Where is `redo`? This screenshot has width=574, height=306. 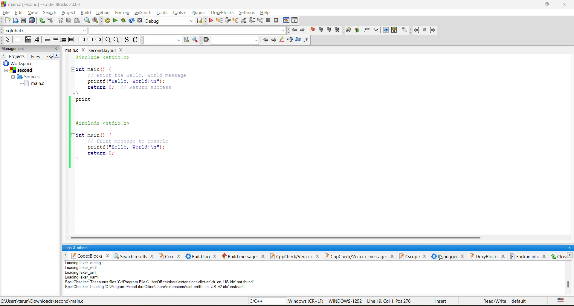 redo is located at coordinates (50, 21).